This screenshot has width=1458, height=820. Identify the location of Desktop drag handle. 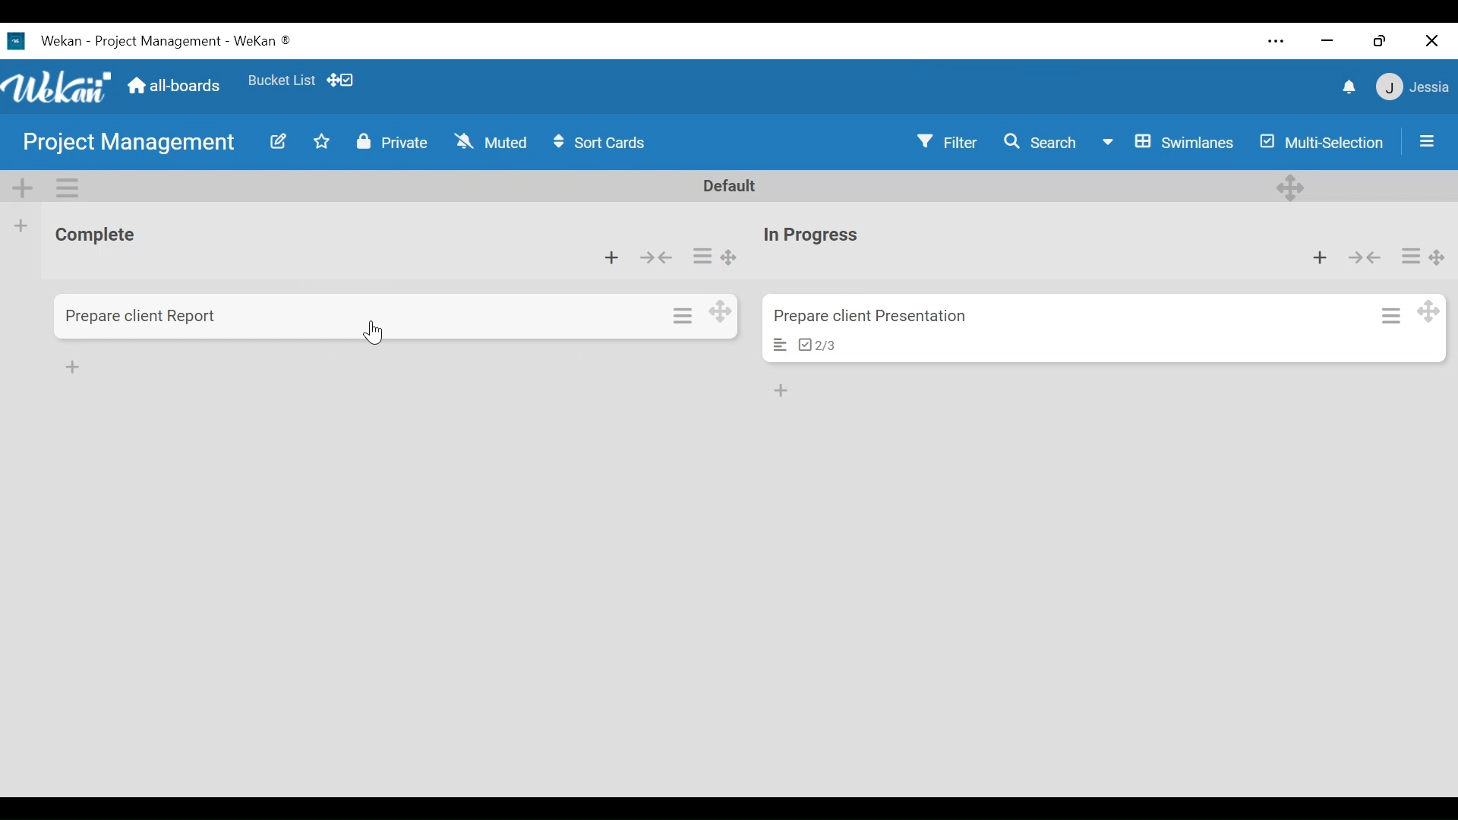
(727, 257).